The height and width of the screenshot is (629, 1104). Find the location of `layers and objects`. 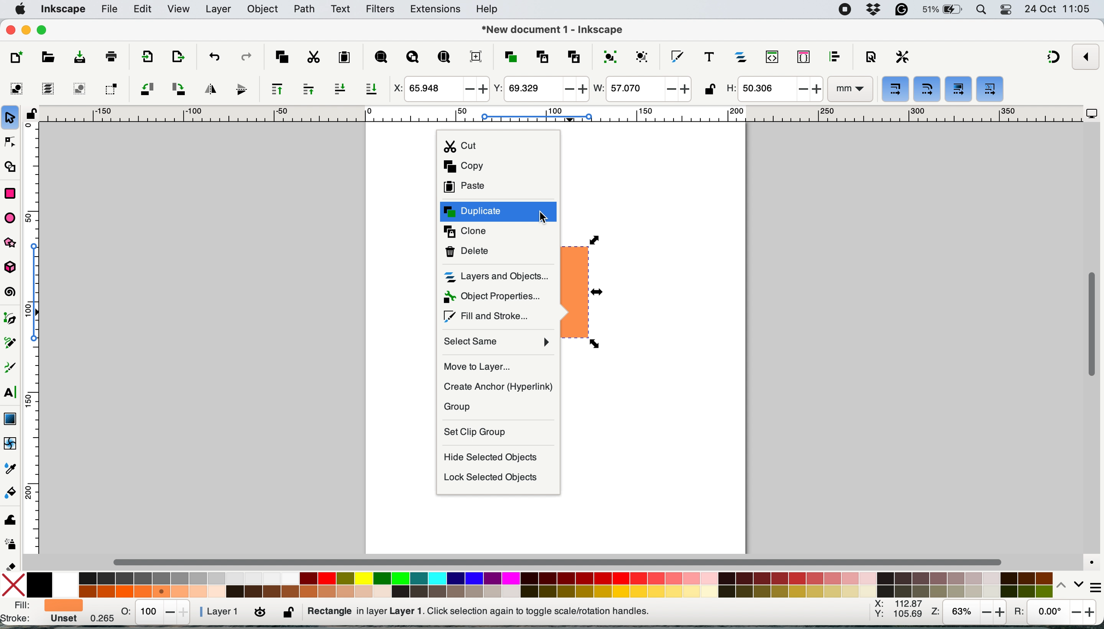

layers and objects is located at coordinates (742, 57).